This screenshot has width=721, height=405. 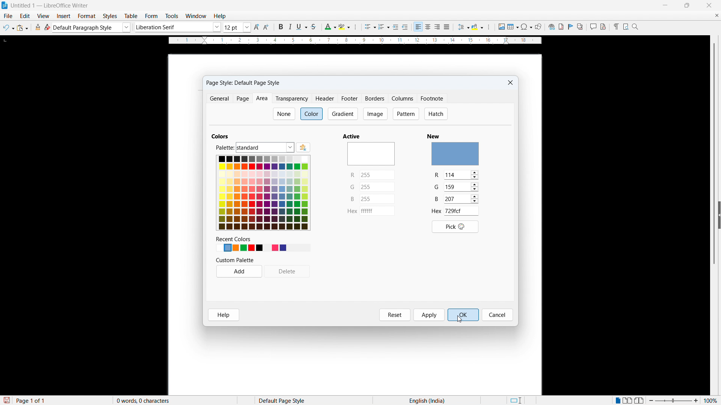 What do you see at coordinates (151, 16) in the screenshot?
I see `form ` at bounding box center [151, 16].